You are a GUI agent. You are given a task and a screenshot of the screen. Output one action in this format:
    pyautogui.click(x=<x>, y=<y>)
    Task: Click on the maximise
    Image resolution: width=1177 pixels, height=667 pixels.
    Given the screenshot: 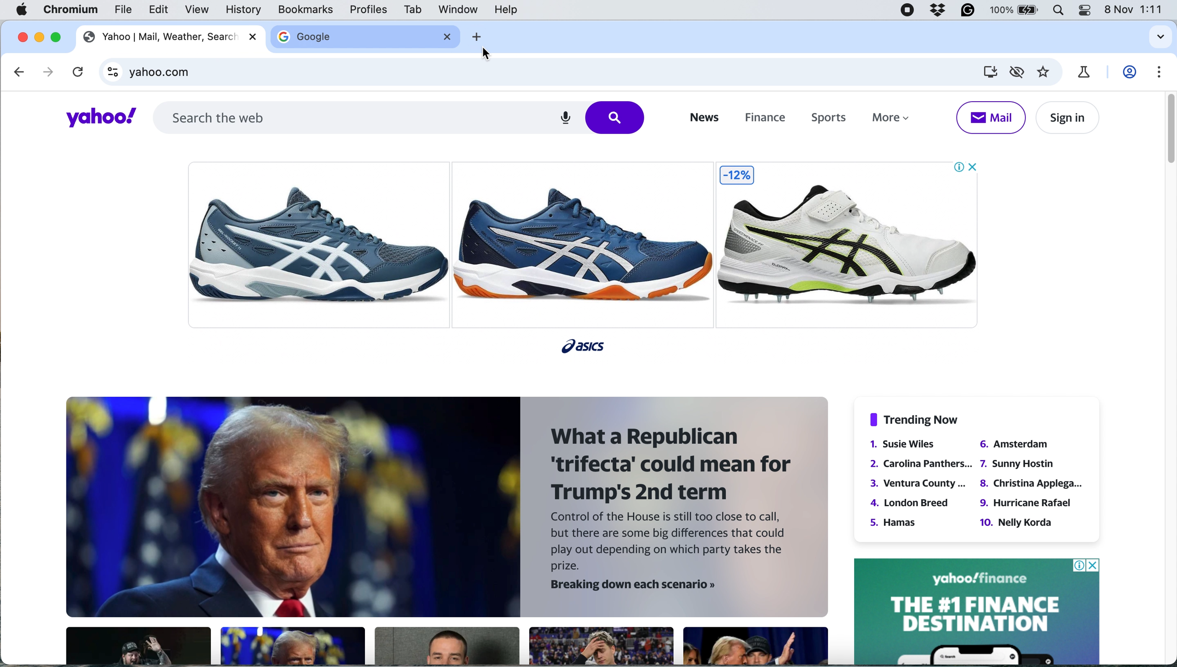 What is the action you would take?
    pyautogui.click(x=60, y=37)
    